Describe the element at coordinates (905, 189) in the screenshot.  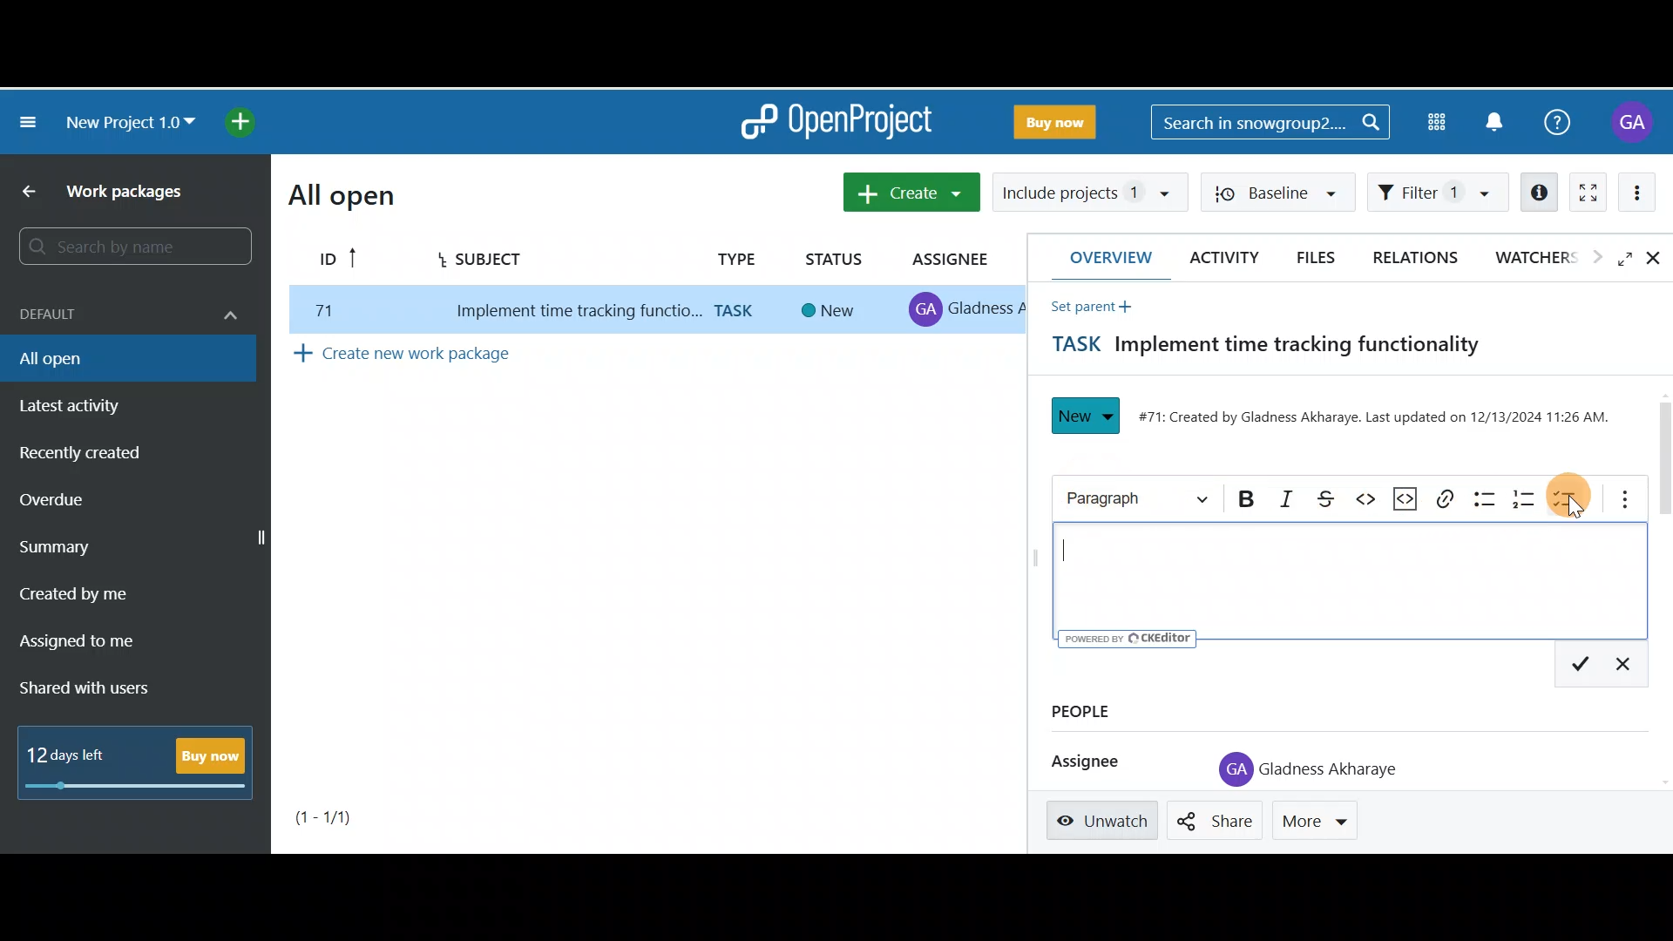
I see `Create` at that location.